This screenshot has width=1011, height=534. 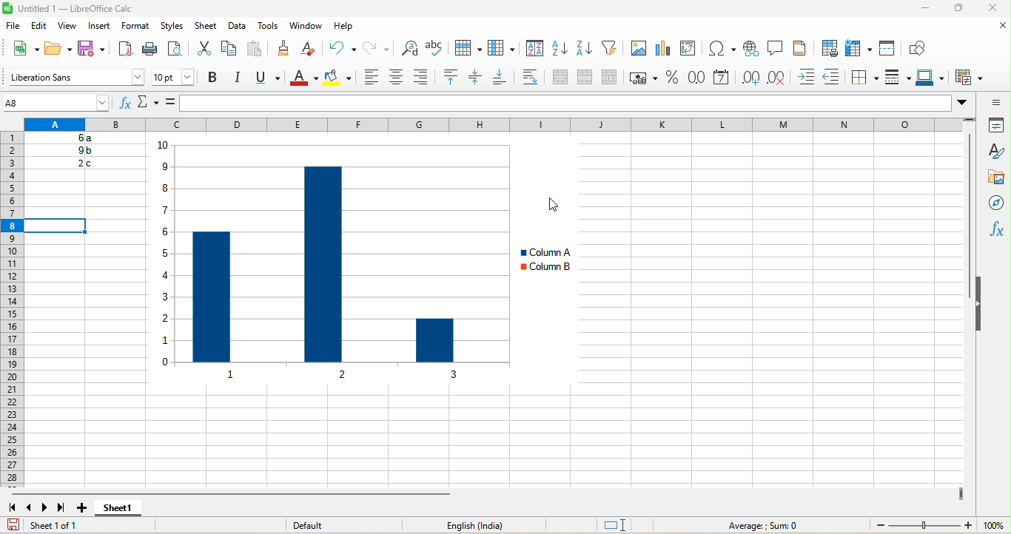 I want to click on chart, so click(x=665, y=50).